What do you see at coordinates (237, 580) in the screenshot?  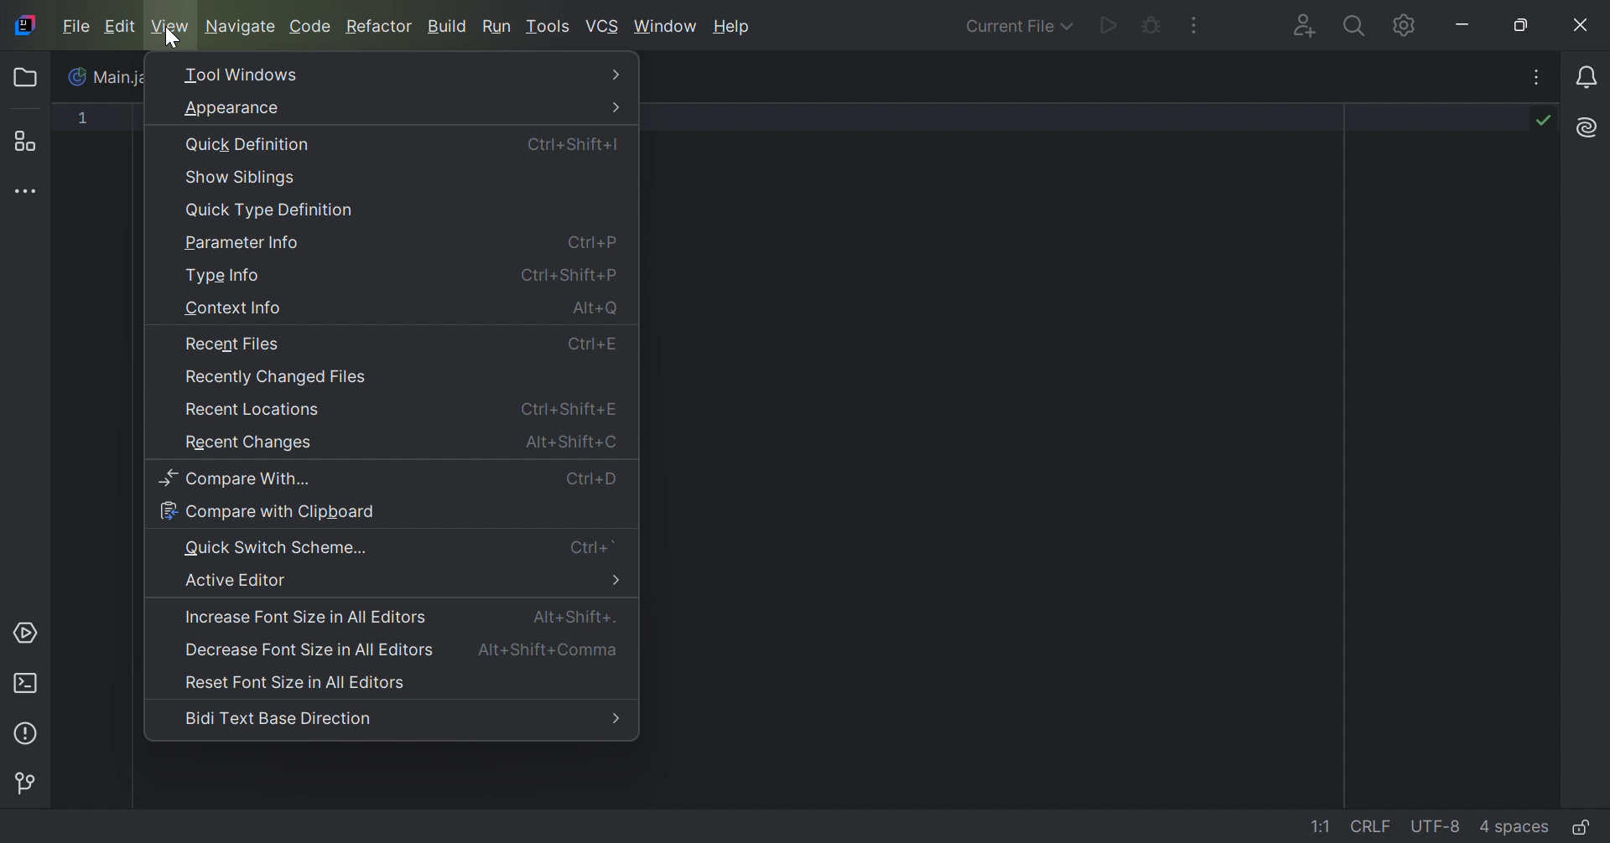 I see `Active Editor` at bounding box center [237, 580].